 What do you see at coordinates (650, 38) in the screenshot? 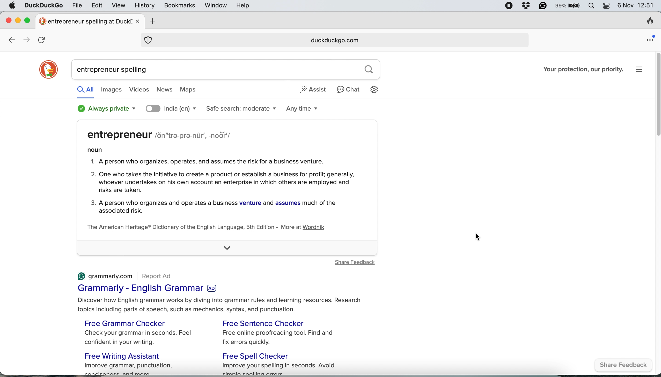
I see `open application menu` at bounding box center [650, 38].